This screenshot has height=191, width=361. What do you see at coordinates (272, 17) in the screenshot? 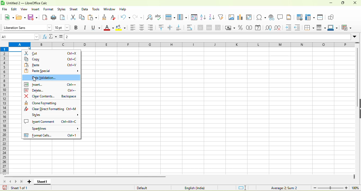
I see `hyperlink` at bounding box center [272, 17].